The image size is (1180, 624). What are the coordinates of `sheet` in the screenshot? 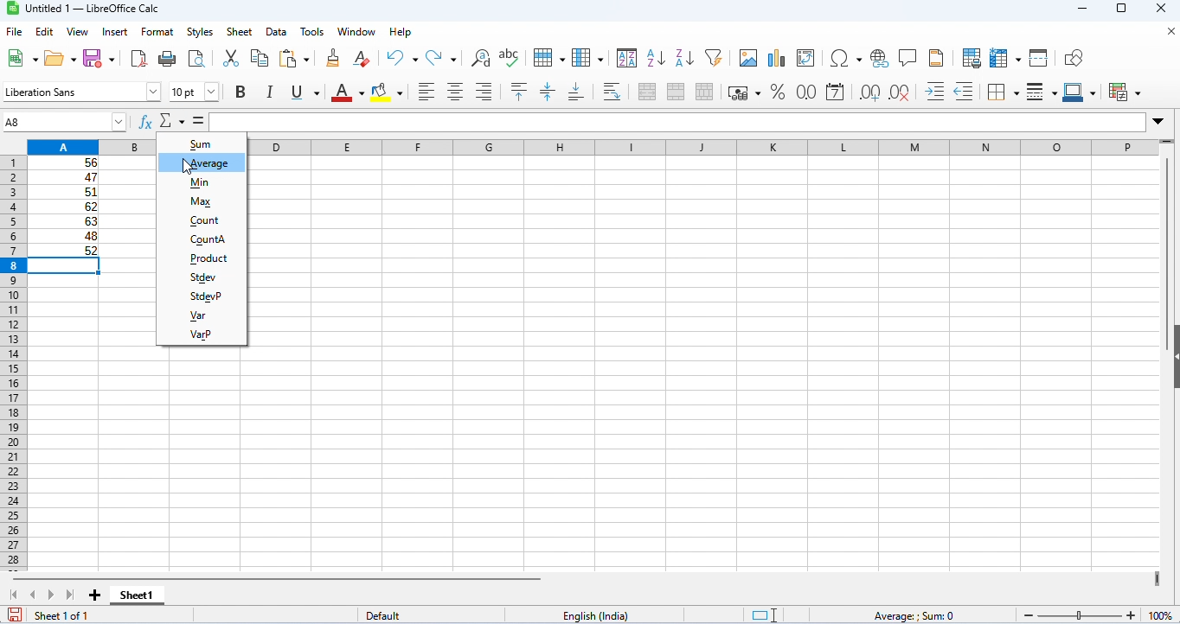 It's located at (240, 32).